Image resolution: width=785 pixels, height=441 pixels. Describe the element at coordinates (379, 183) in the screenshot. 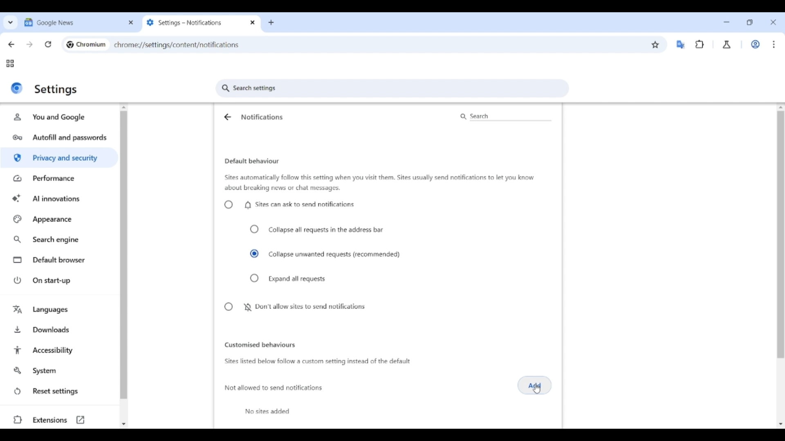

I see `Sites automatically follow this setting when you visit them. Sites usually send notifications to let you know
about breaking news or chat messages.` at that location.